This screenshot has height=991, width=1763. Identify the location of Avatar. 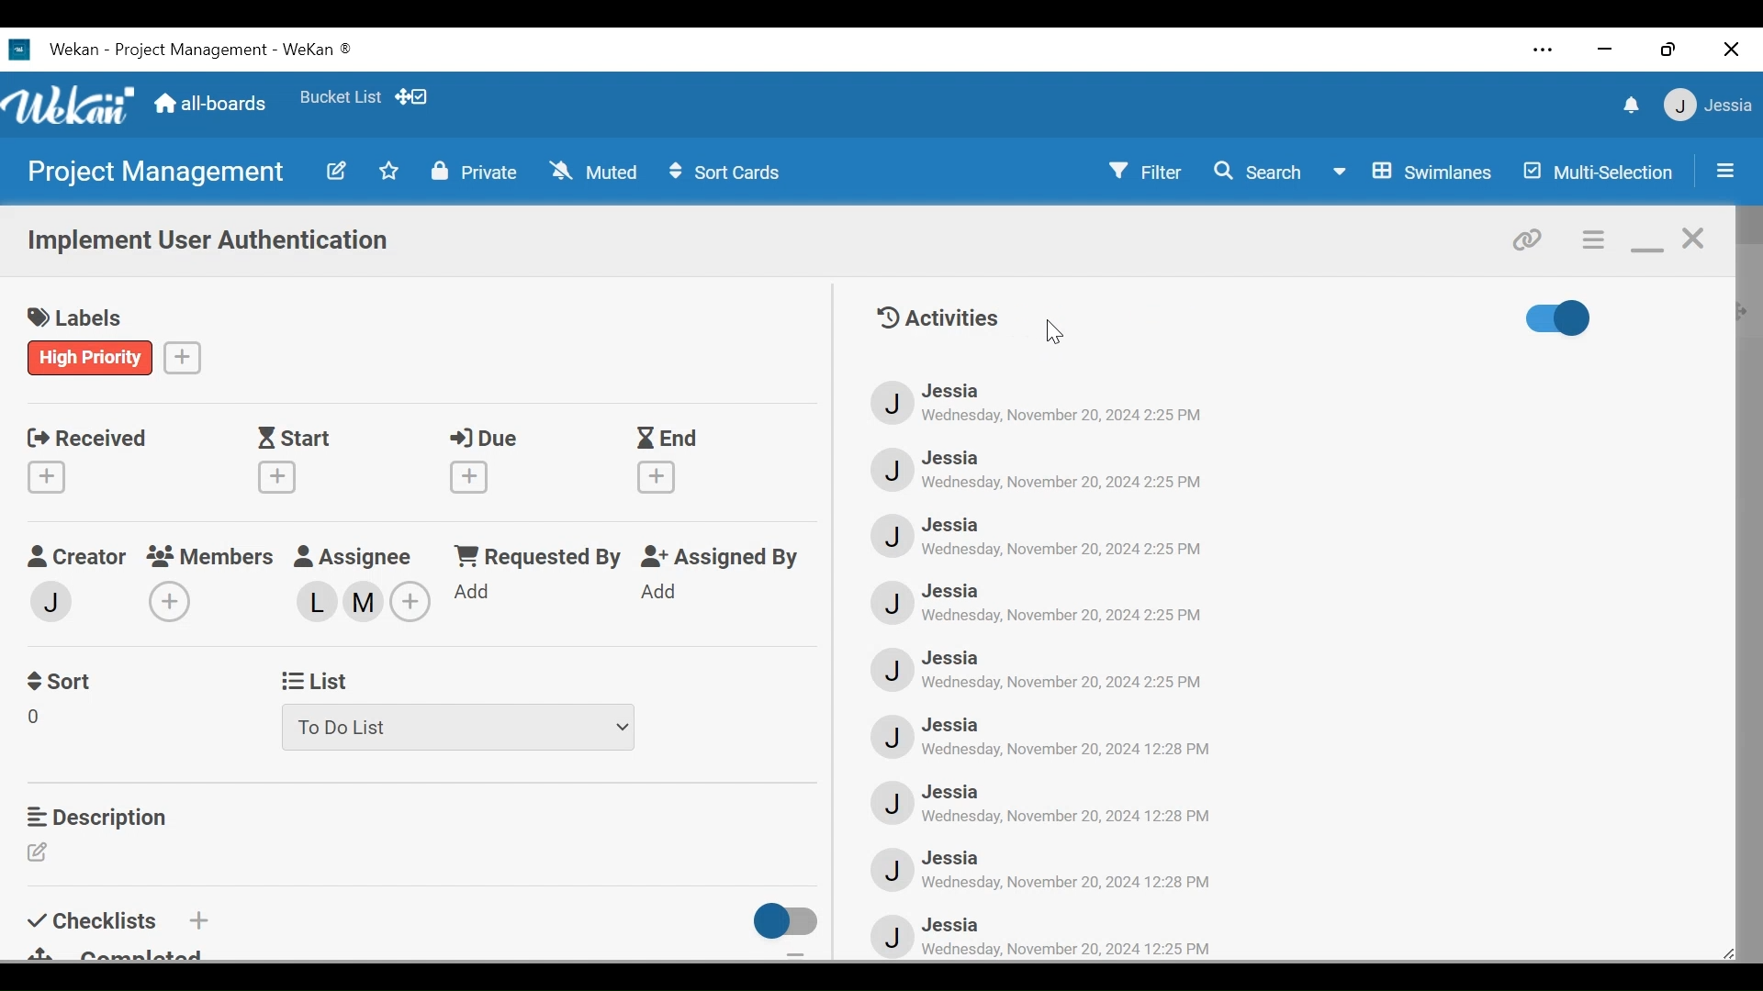
(892, 599).